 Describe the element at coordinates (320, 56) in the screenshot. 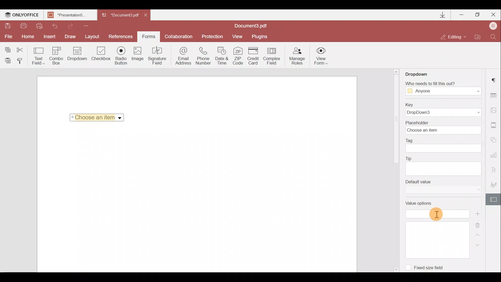

I see `View form` at that location.